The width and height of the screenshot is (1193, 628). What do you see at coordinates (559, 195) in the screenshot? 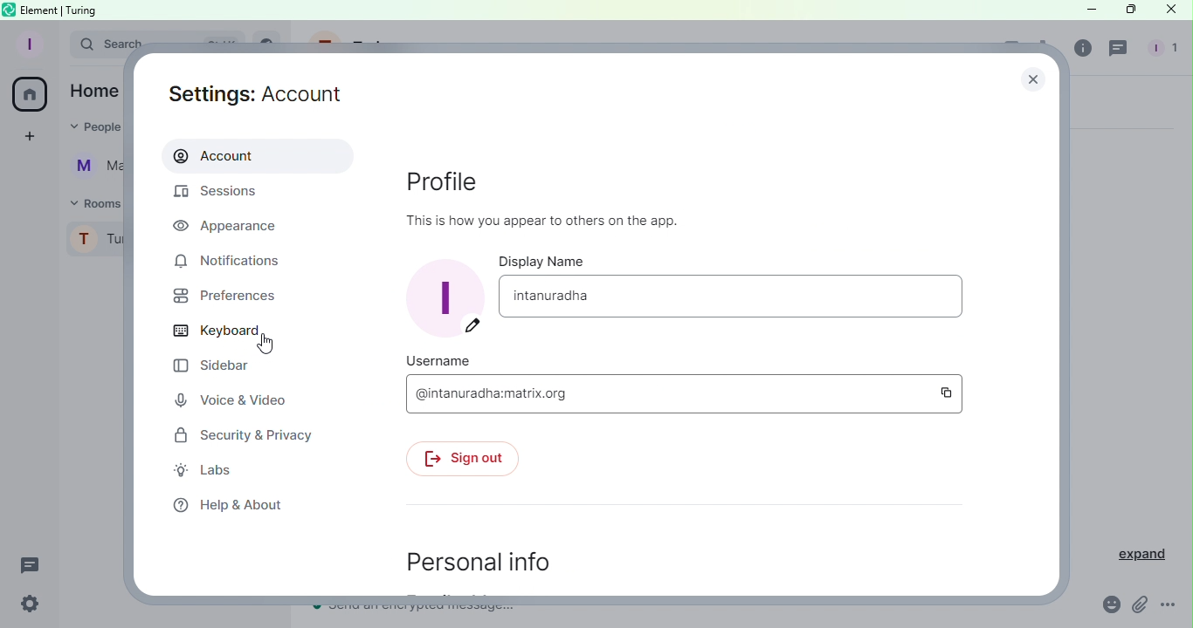
I see `Profile` at bounding box center [559, 195].